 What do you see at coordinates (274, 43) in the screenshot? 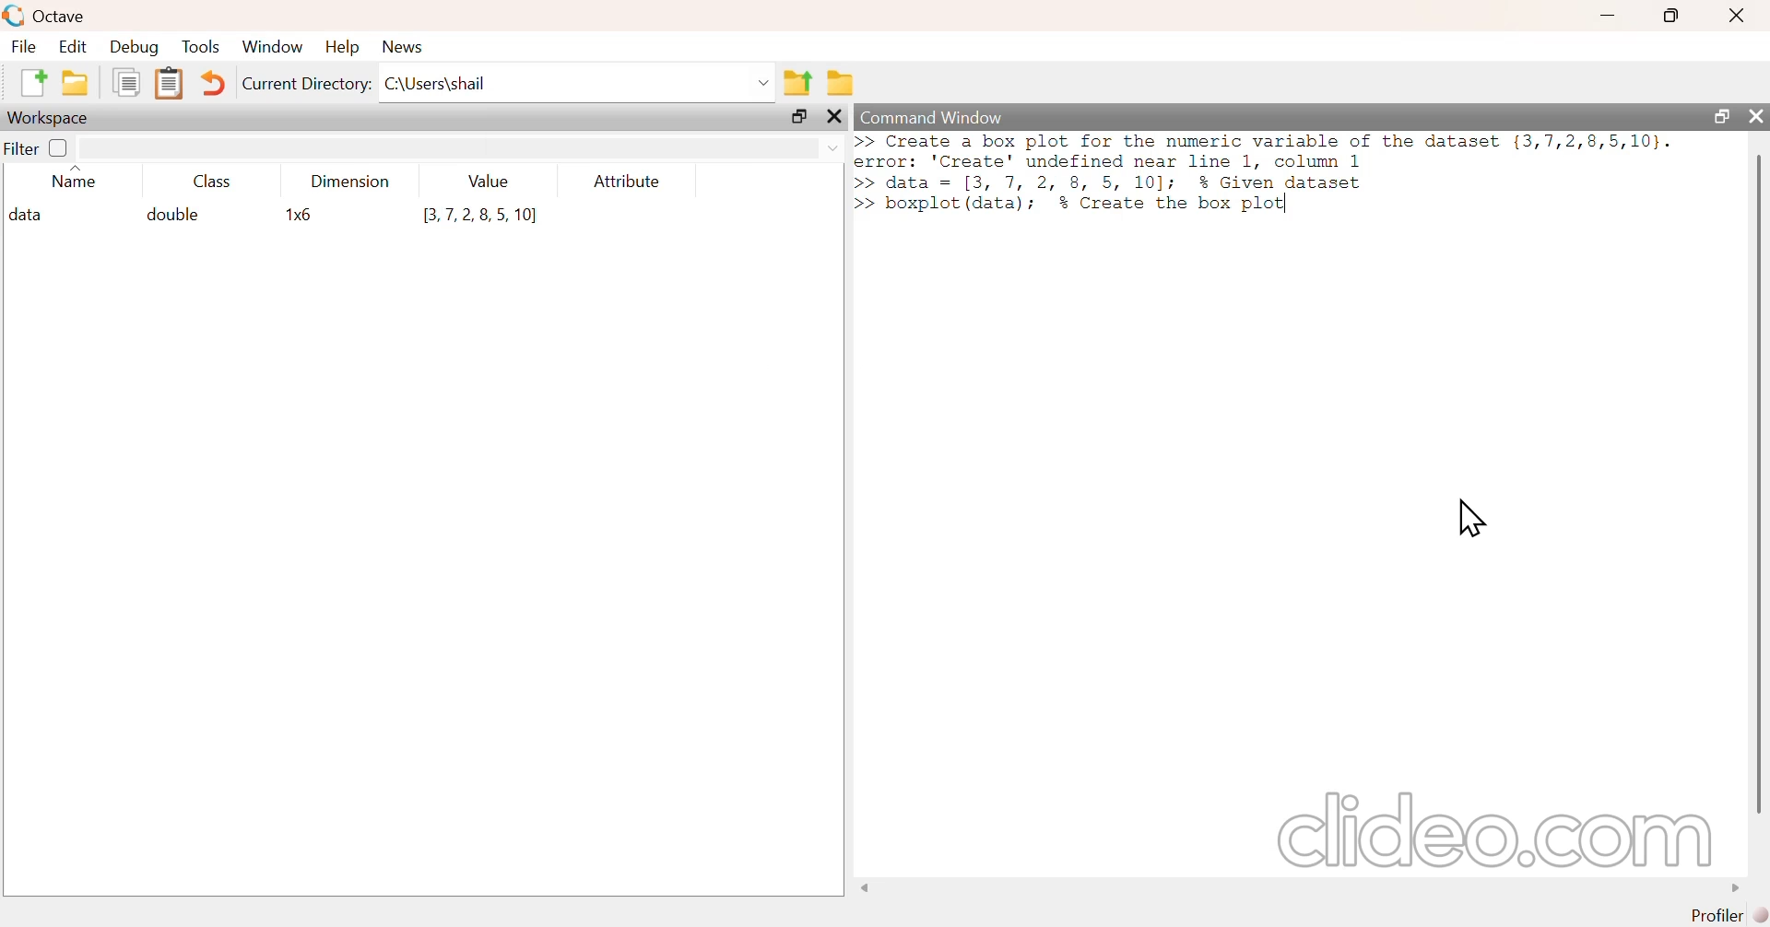
I see `window` at bounding box center [274, 43].